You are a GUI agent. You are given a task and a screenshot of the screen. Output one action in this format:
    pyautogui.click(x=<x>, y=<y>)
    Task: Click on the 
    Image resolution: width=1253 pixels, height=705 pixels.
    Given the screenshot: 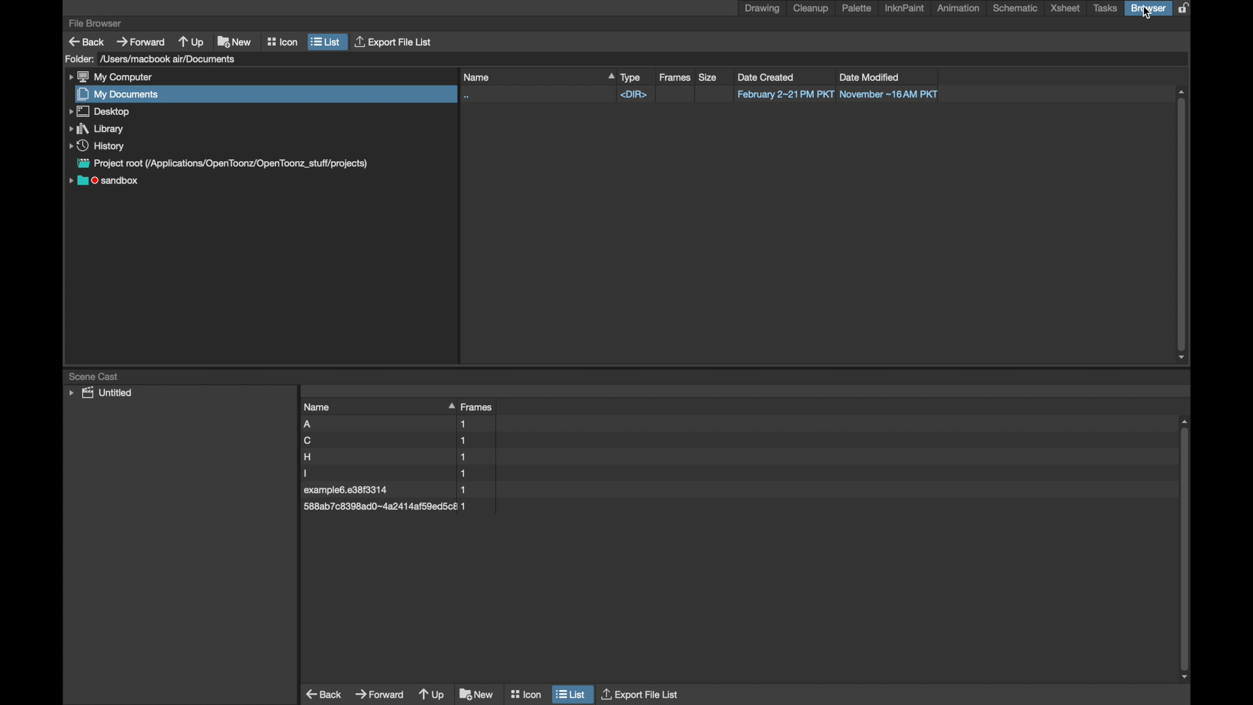 What is the action you would take?
    pyautogui.click(x=471, y=490)
    